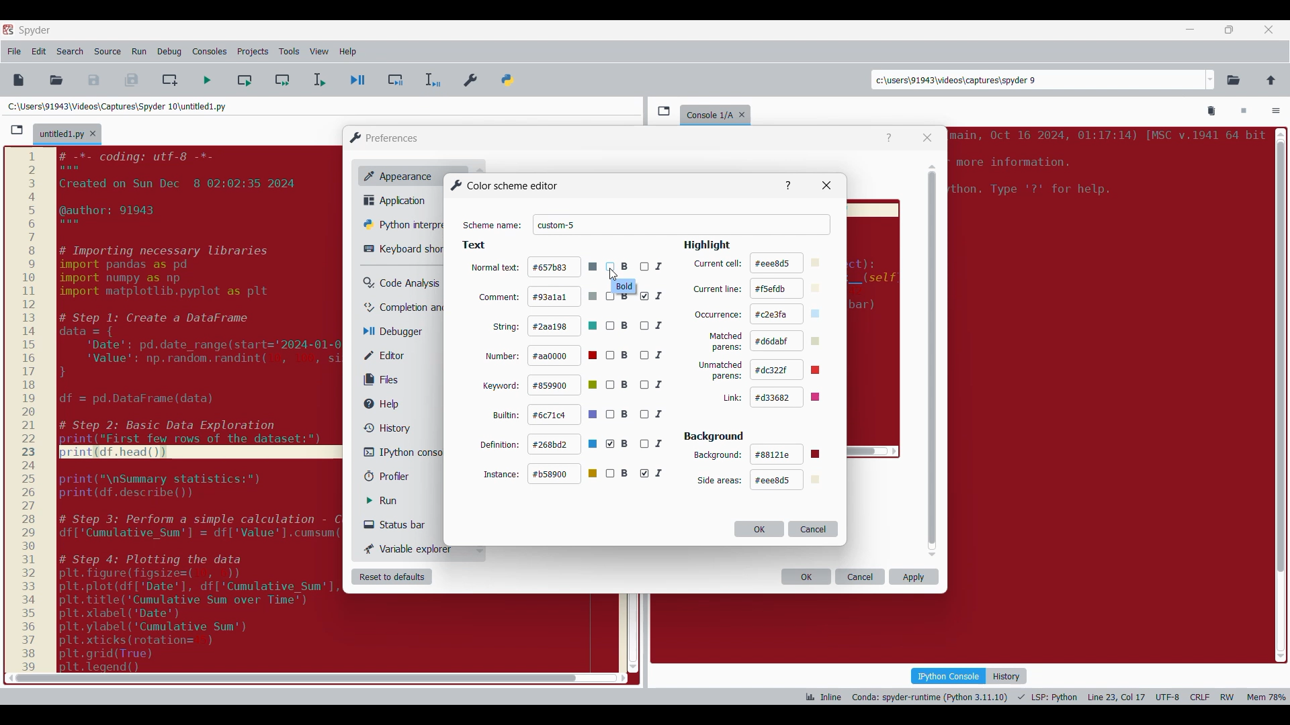  Describe the element at coordinates (564, 385) in the screenshot. I see `#859900` at that location.